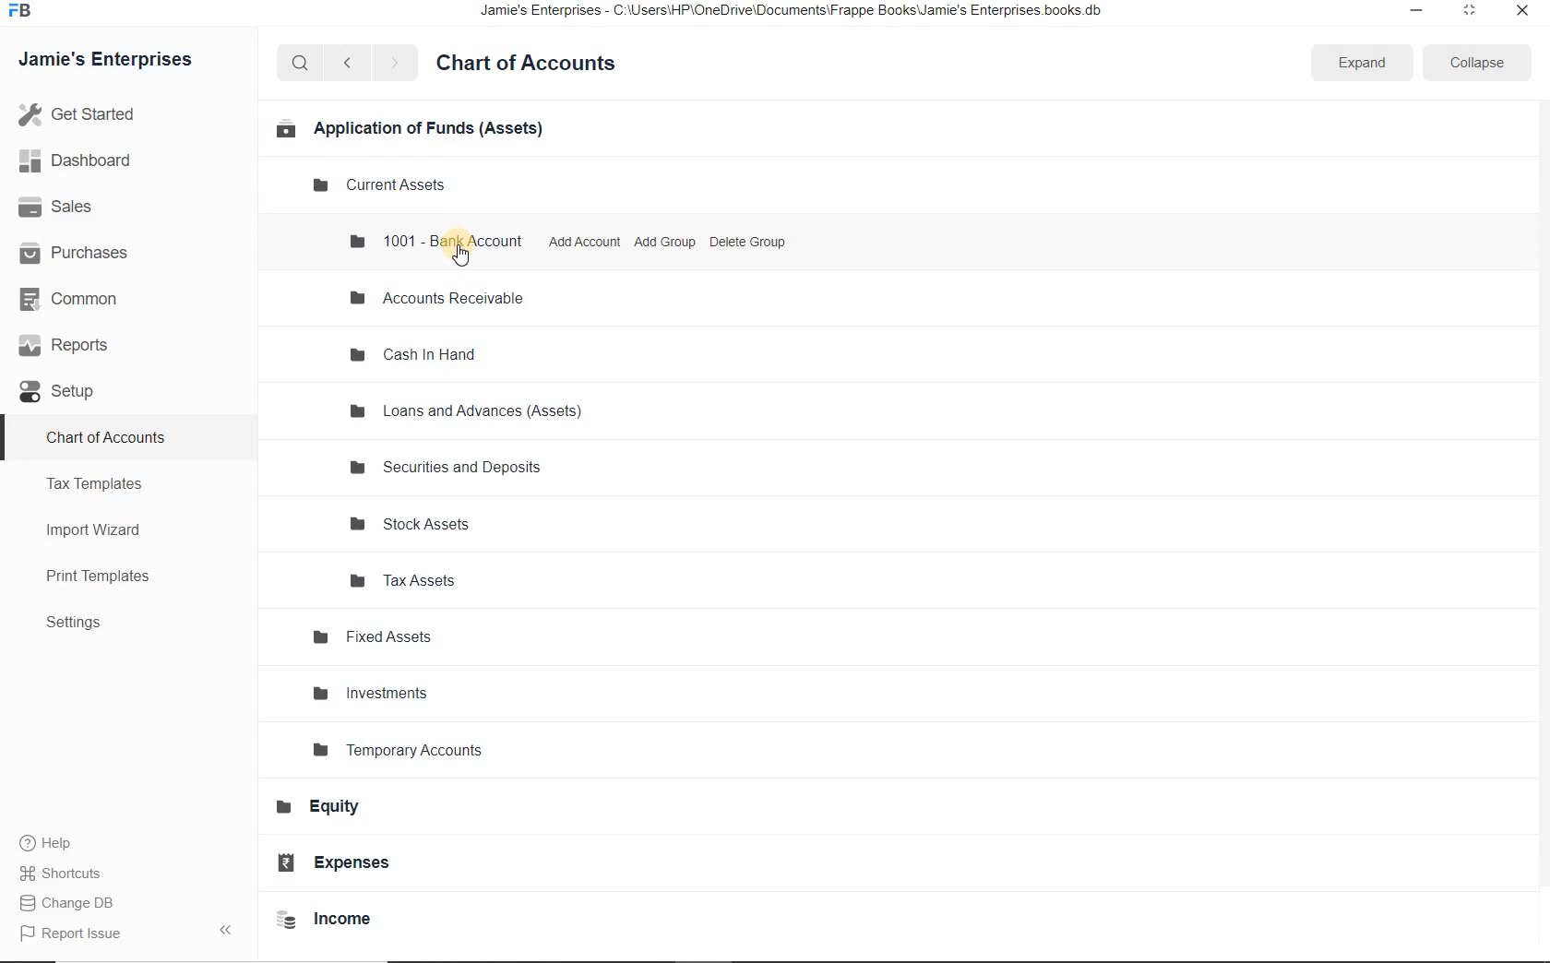 The width and height of the screenshot is (1550, 963). Describe the element at coordinates (343, 862) in the screenshot. I see `Expenses` at that location.